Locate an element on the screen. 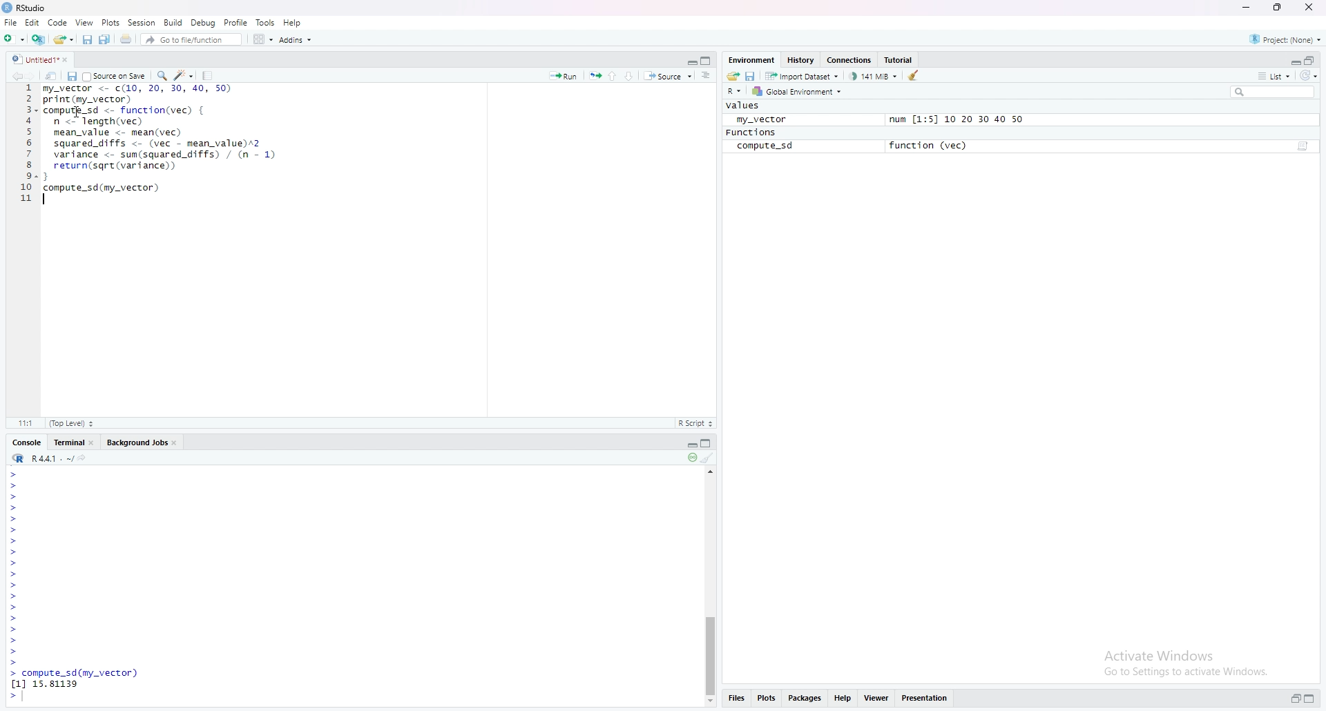  Go to file/function is located at coordinates (190, 39).